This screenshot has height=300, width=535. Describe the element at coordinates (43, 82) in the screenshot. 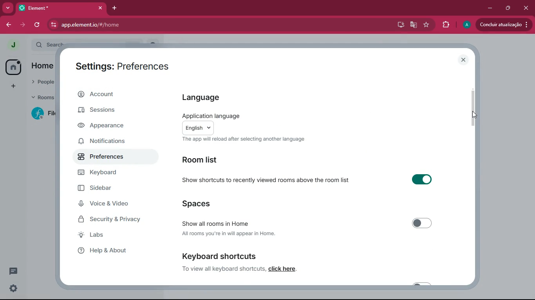

I see `people` at that location.